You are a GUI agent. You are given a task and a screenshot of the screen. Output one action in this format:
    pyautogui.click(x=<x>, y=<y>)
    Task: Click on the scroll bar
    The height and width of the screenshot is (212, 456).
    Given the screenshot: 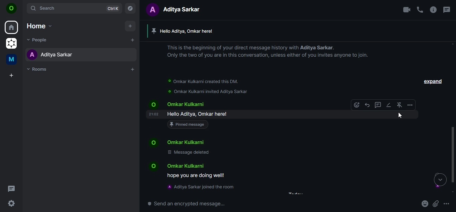 What is the action you would take?
    pyautogui.click(x=452, y=154)
    